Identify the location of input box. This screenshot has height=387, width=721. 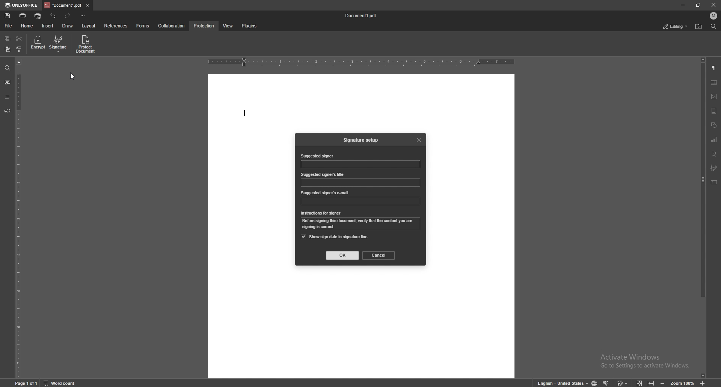
(360, 201).